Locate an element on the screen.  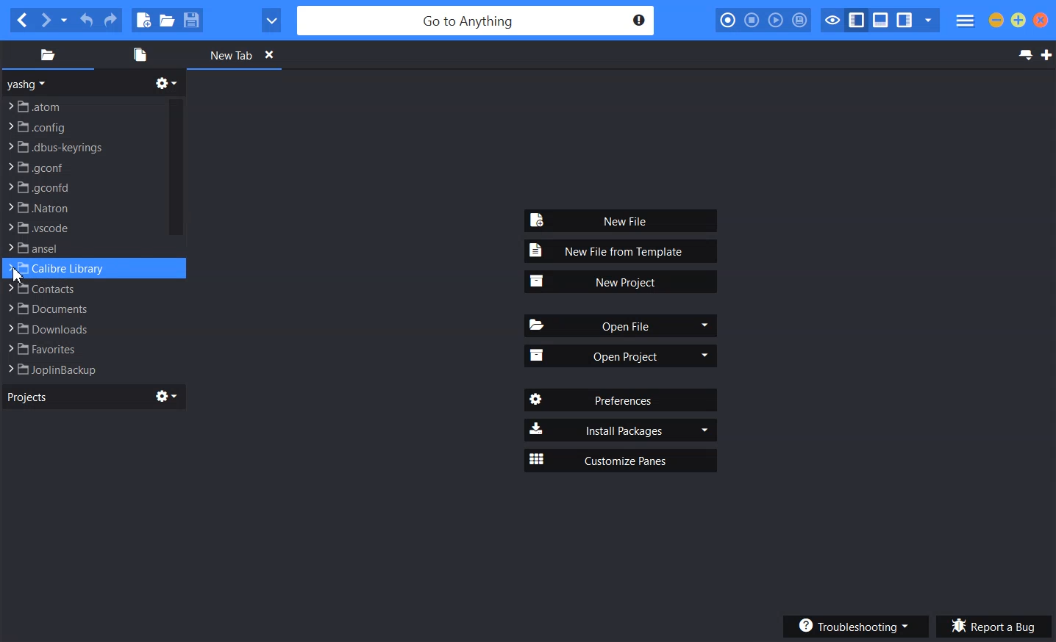
yashg is located at coordinates (29, 84).